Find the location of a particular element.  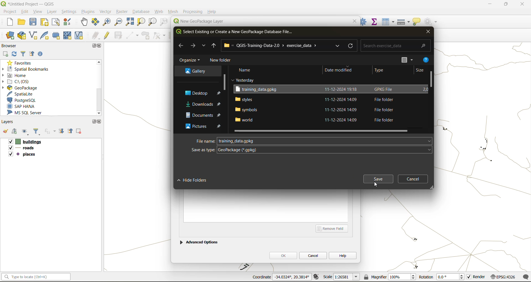

enable properties is located at coordinates (42, 54).